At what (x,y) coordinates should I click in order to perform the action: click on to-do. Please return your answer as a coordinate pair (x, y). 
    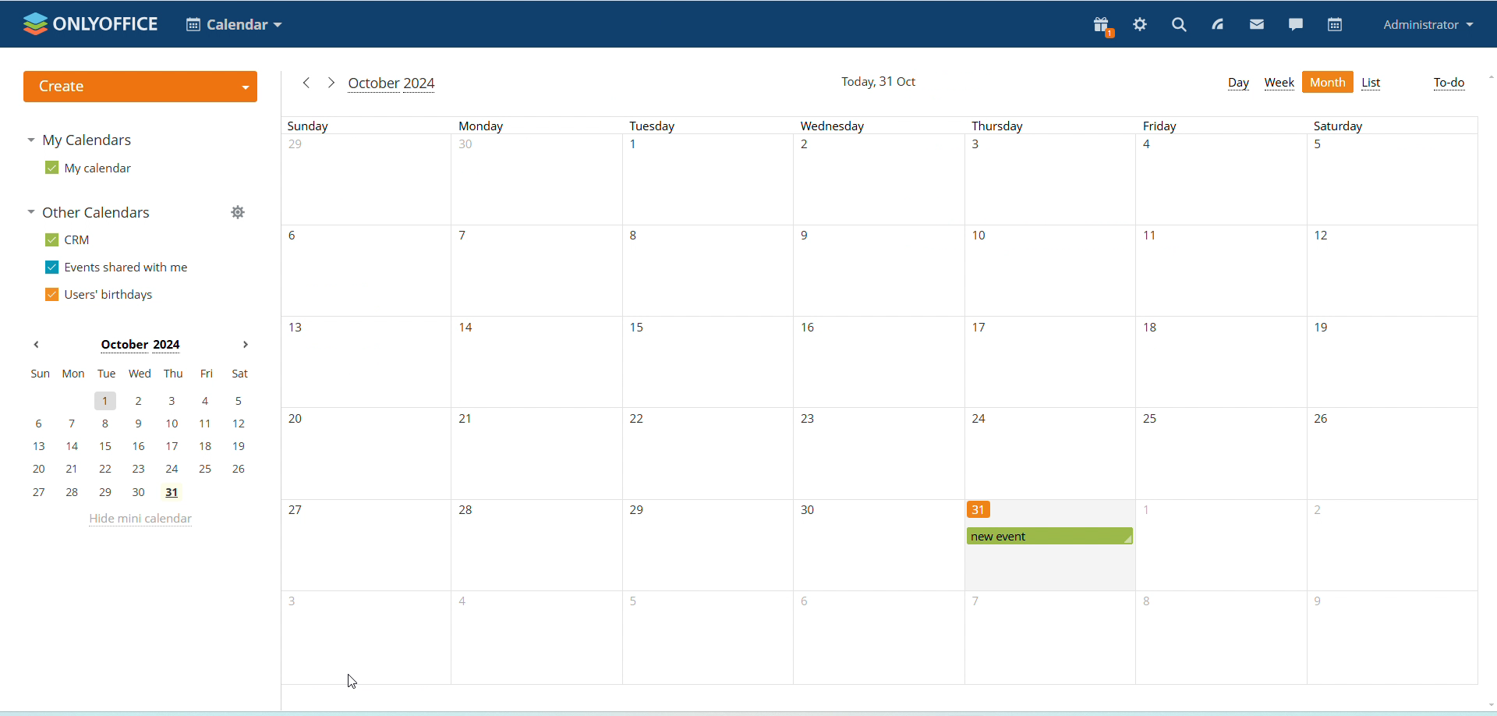
    Looking at the image, I should click on (1449, 83).